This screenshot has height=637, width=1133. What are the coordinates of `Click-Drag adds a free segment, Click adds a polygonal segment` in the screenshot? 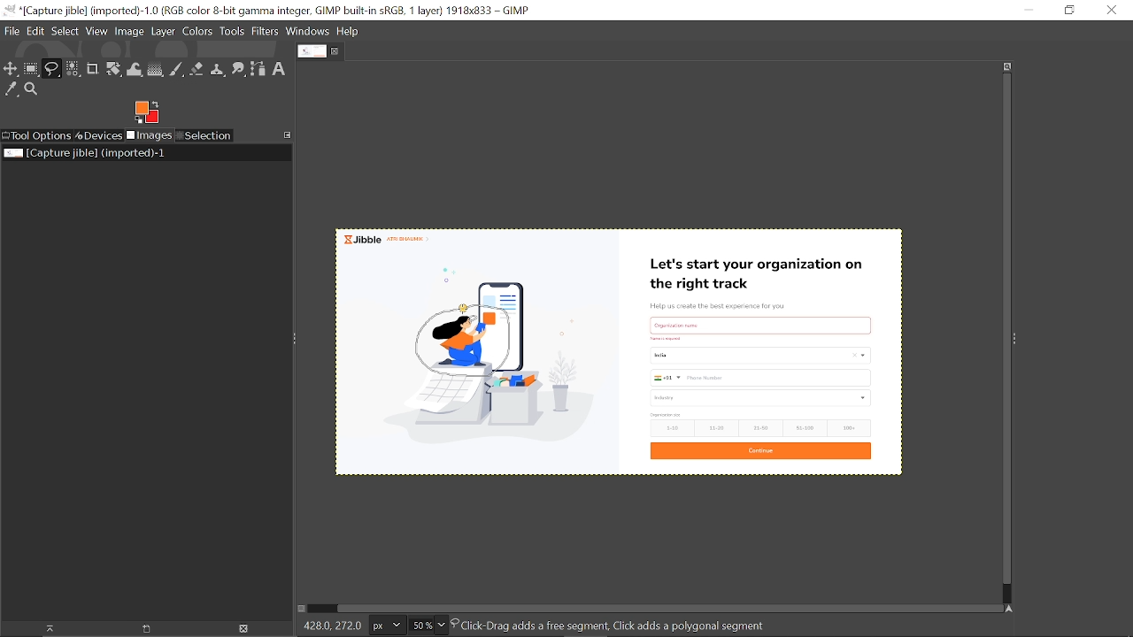 It's located at (629, 625).